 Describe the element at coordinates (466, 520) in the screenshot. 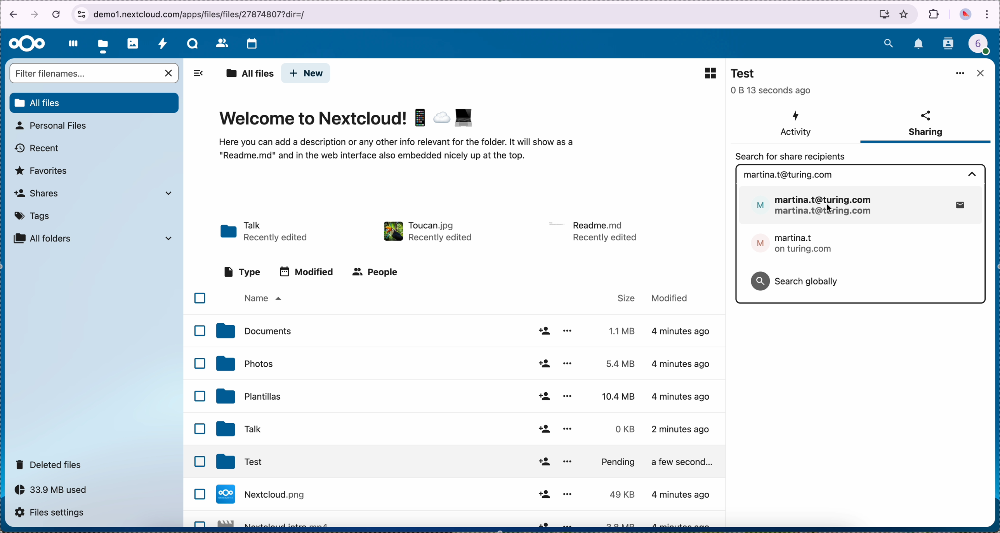

I see `file` at that location.